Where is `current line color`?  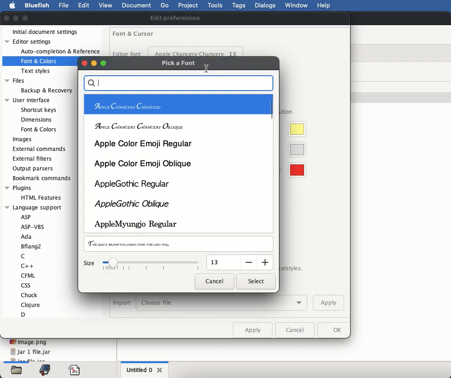
current line color is located at coordinates (295, 150).